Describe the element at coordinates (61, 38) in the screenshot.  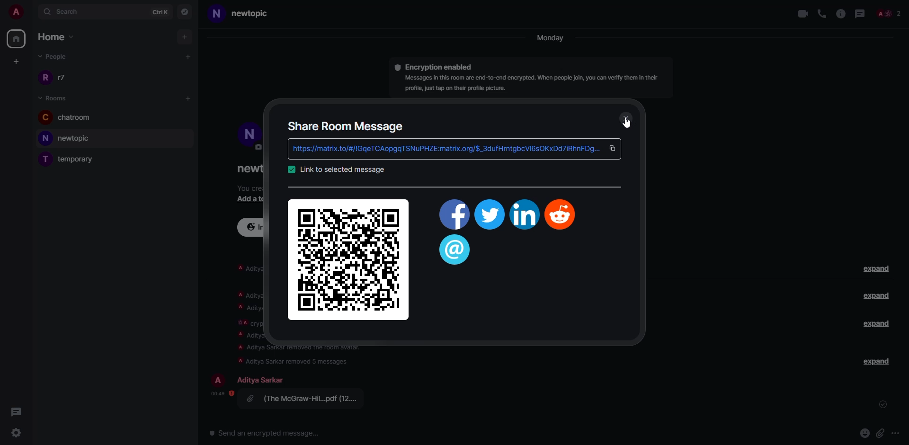
I see `home` at that location.